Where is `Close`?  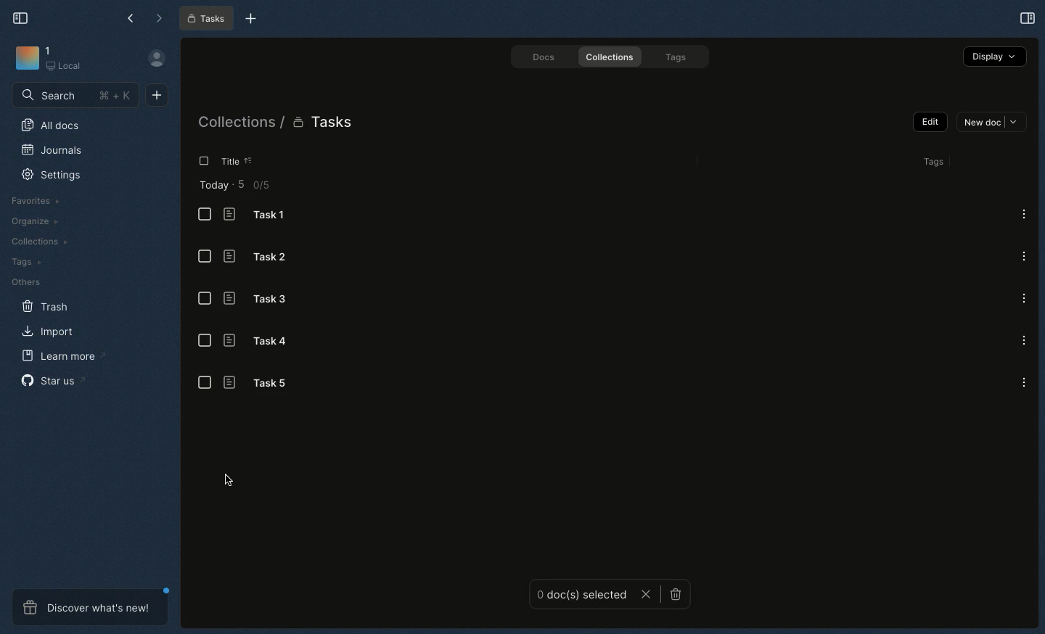 Close is located at coordinates (647, 596).